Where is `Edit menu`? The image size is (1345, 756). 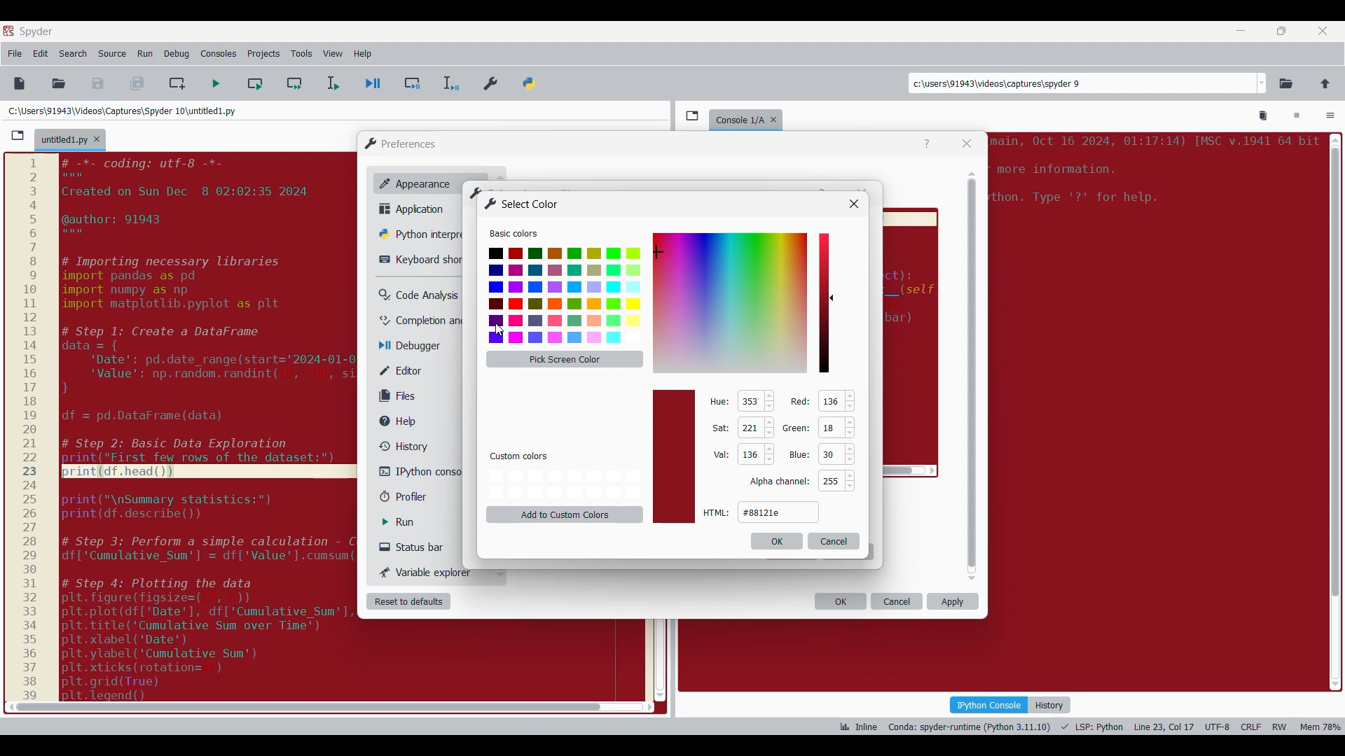
Edit menu is located at coordinates (41, 54).